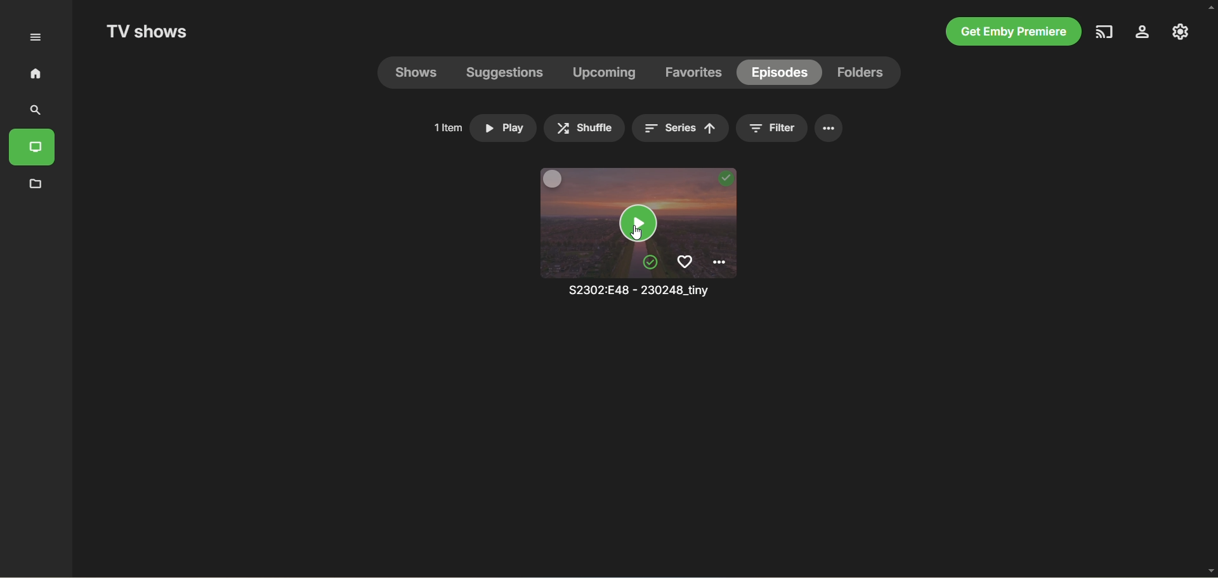 This screenshot has width=1218, height=578. Describe the element at coordinates (553, 178) in the screenshot. I see `Click to select` at that location.